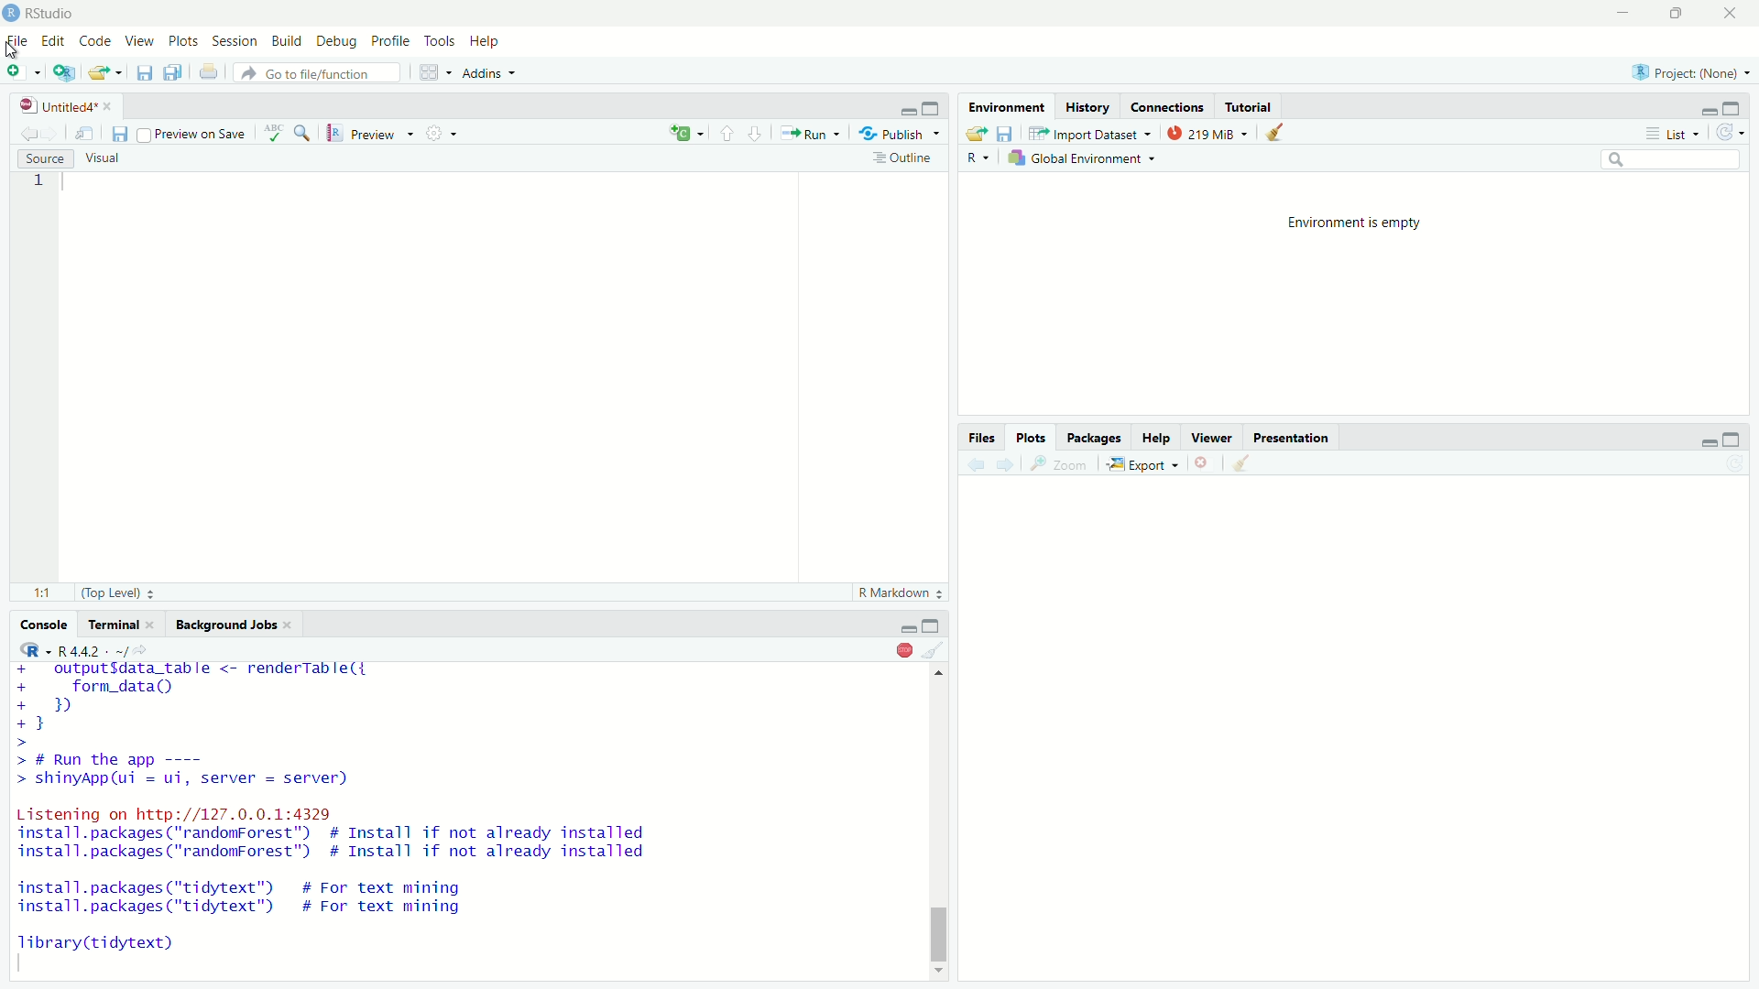 This screenshot has height=989, width=1759. Describe the element at coordinates (144, 72) in the screenshot. I see `save current document` at that location.